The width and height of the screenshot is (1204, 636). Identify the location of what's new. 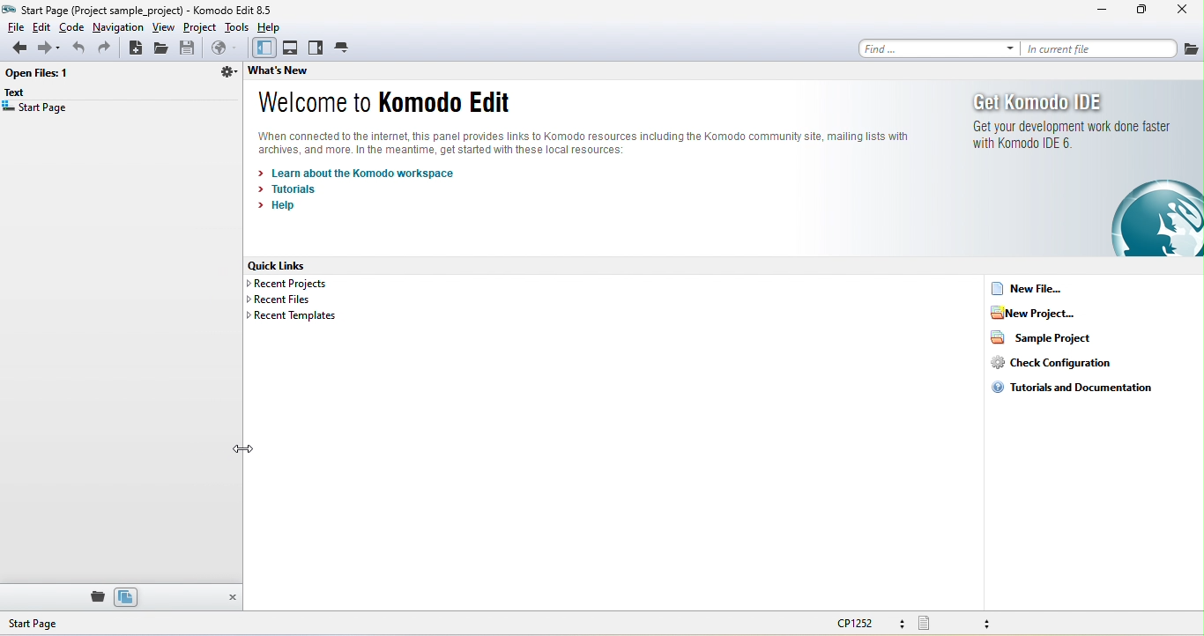
(300, 73).